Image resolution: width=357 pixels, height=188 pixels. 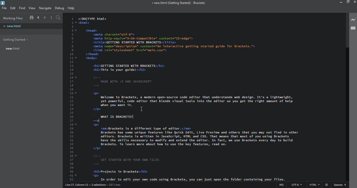 What do you see at coordinates (341, 185) in the screenshot?
I see `spaces` at bounding box center [341, 185].